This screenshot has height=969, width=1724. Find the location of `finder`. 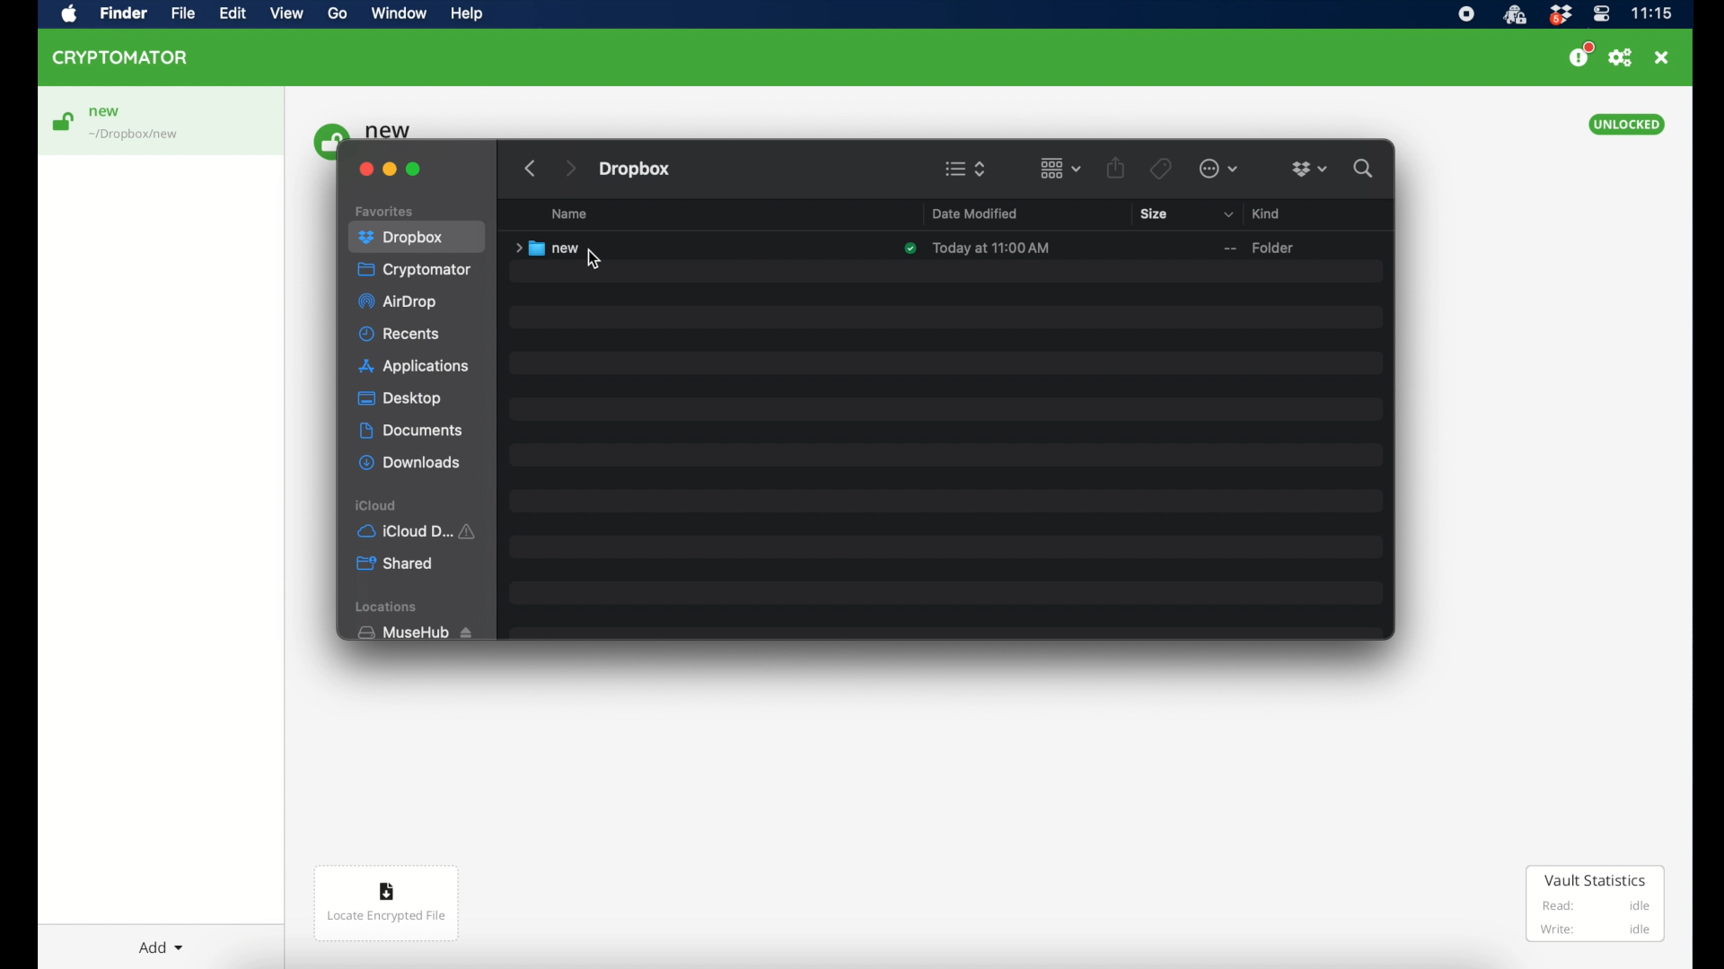

finder is located at coordinates (123, 13).